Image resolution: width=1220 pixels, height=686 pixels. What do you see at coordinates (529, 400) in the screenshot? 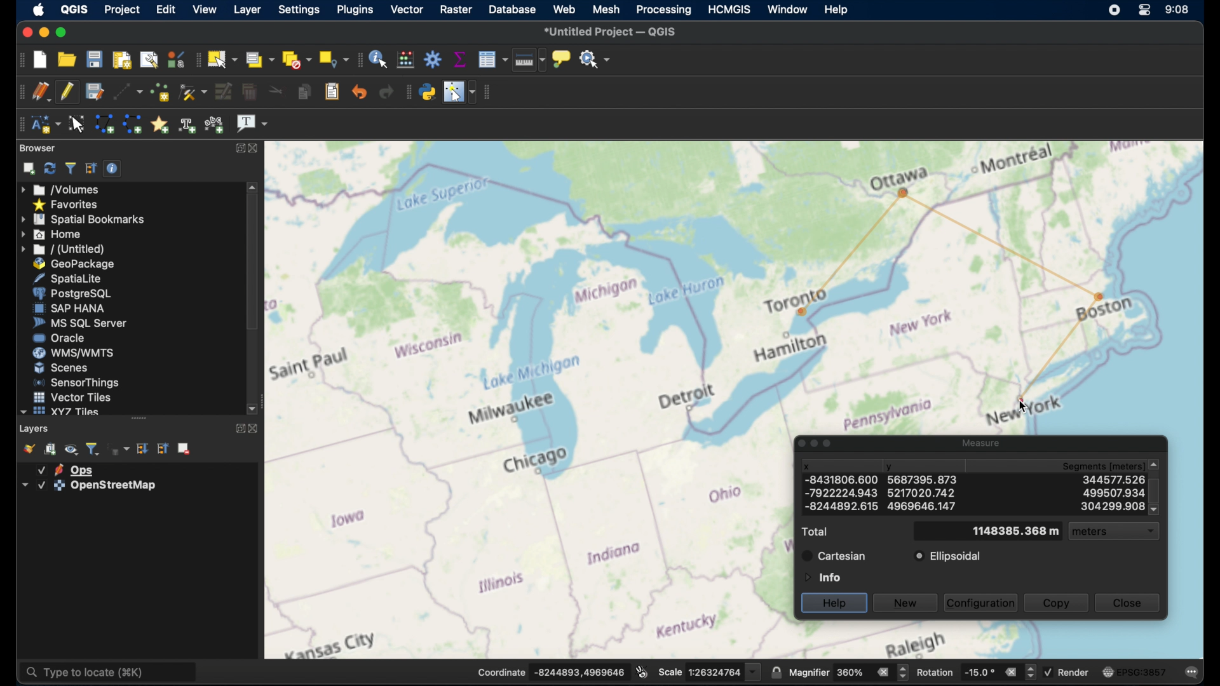
I see `open street map` at bounding box center [529, 400].